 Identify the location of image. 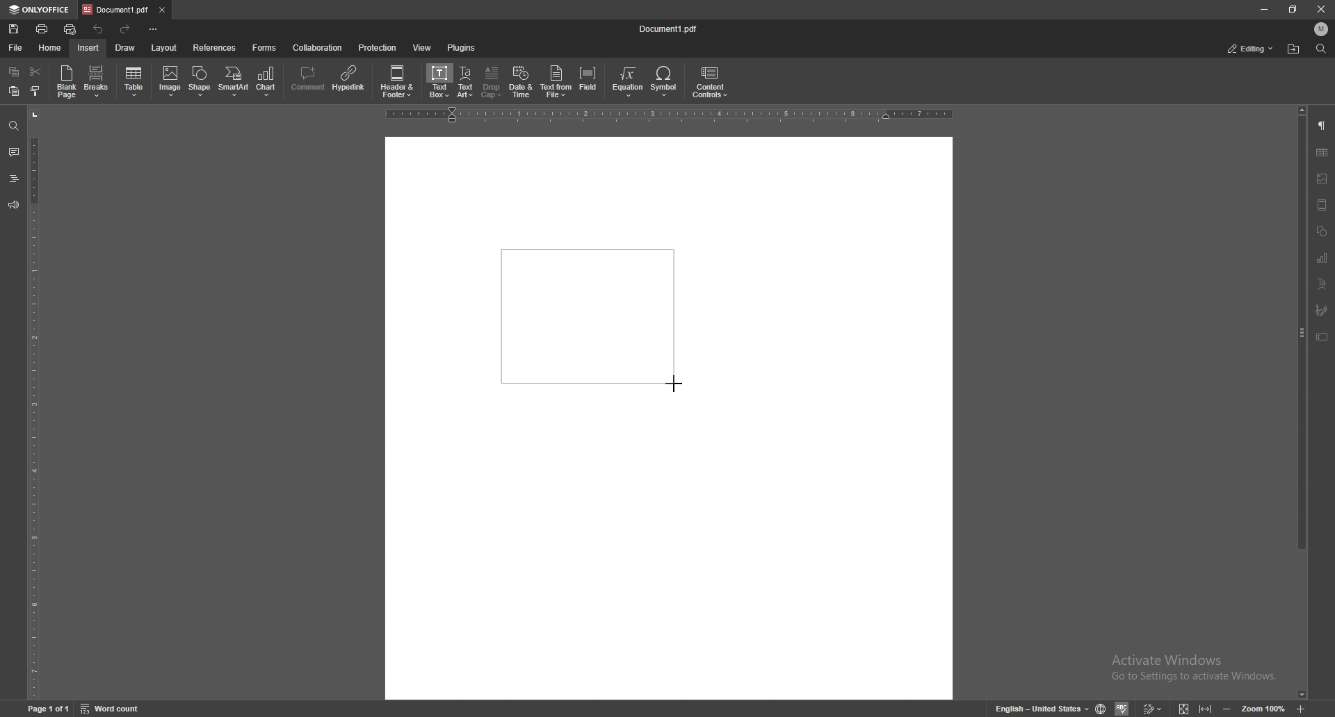
(170, 81).